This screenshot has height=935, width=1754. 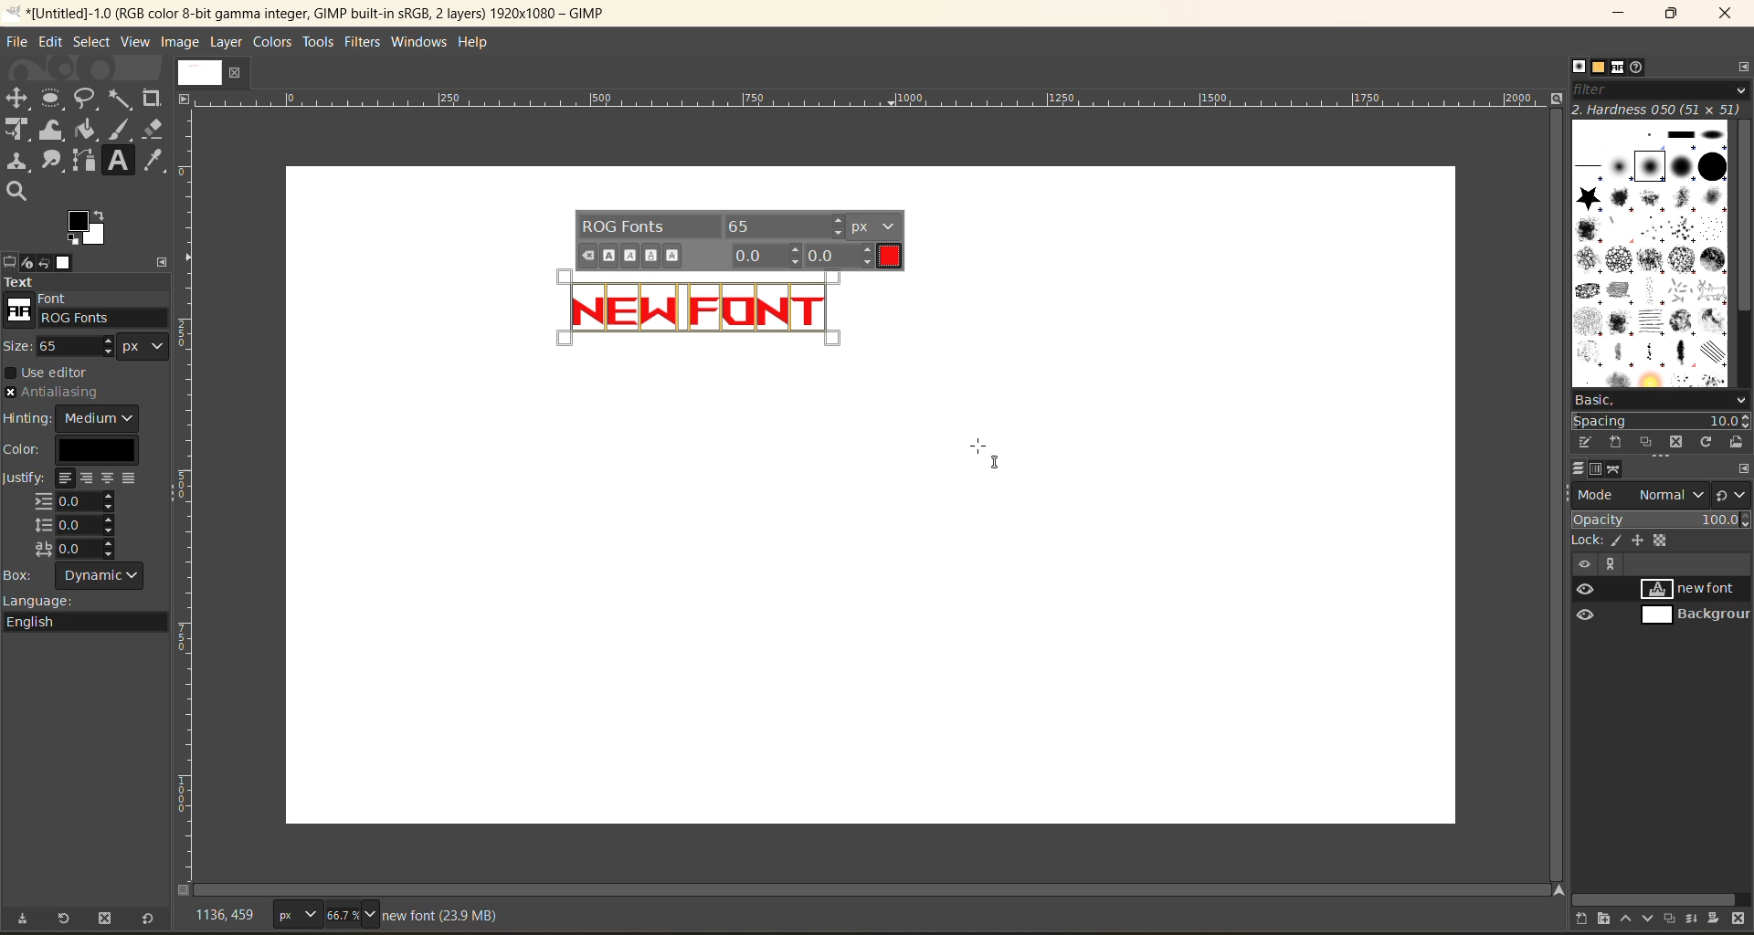 What do you see at coordinates (738, 225) in the screenshot?
I see `font settings` at bounding box center [738, 225].